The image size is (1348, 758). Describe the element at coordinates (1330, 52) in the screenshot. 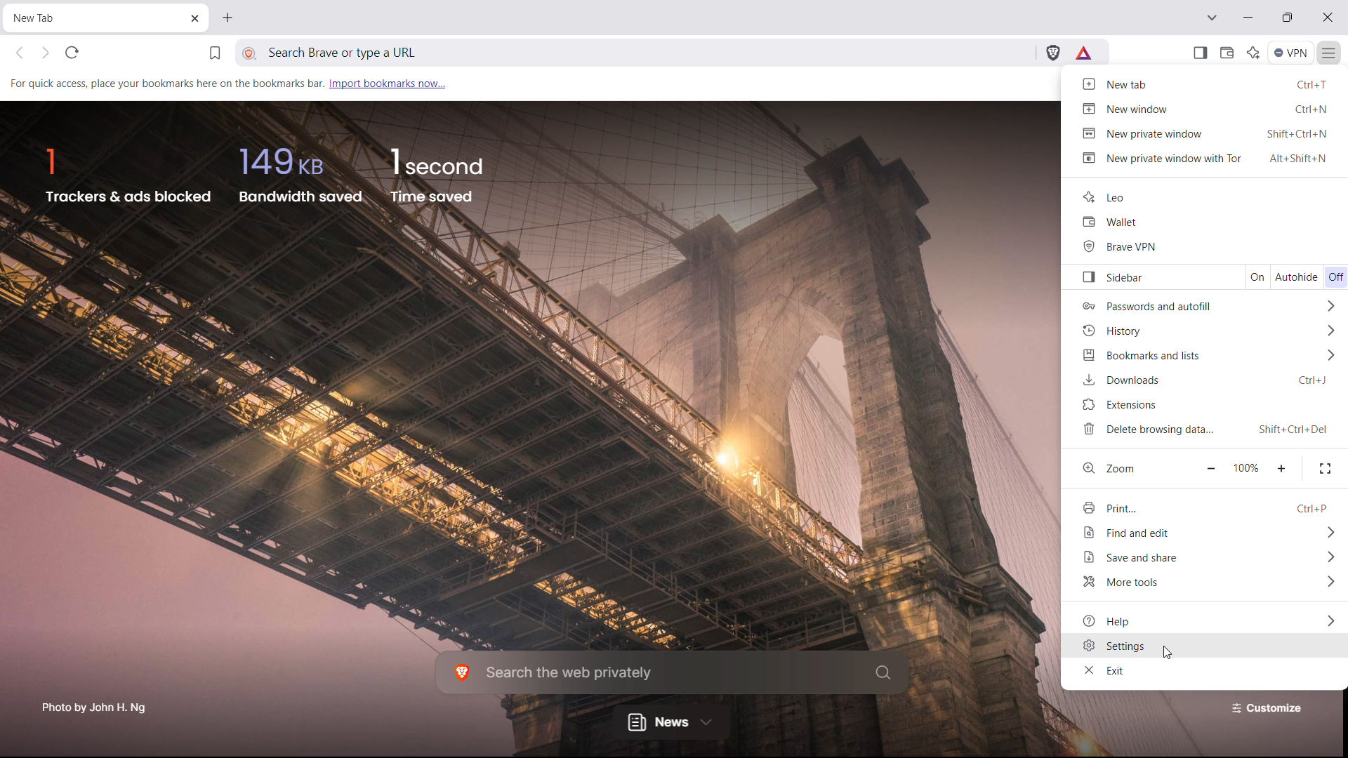

I see ` customize and control` at that location.